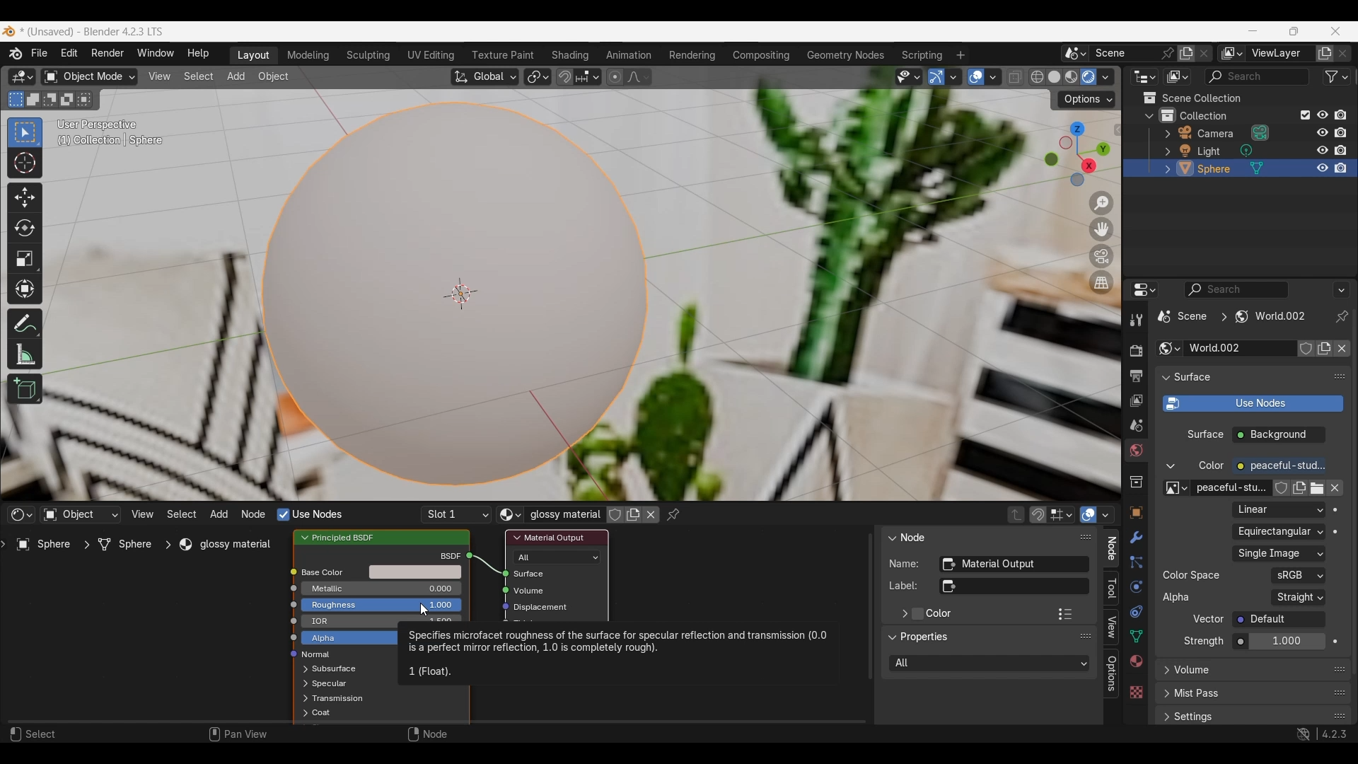 The image size is (1358, 764). Describe the element at coordinates (892, 637) in the screenshot. I see `Collapse` at that location.